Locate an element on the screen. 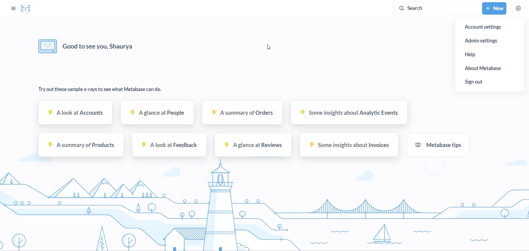 The image size is (529, 251). Open sidebar is located at coordinates (11, 8).